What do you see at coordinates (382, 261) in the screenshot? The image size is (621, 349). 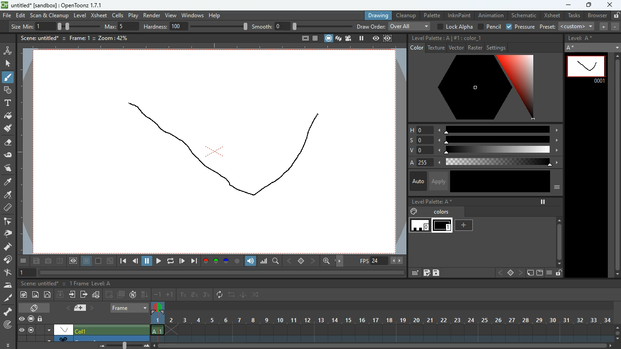 I see `fps` at bounding box center [382, 261].